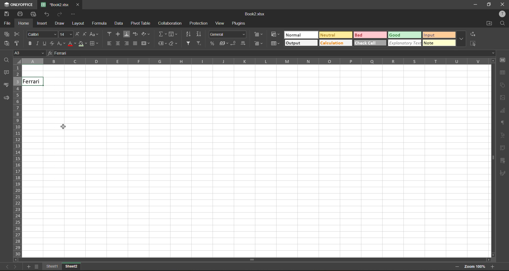 The image size is (509, 271). I want to click on sheet 2, so click(77, 268).